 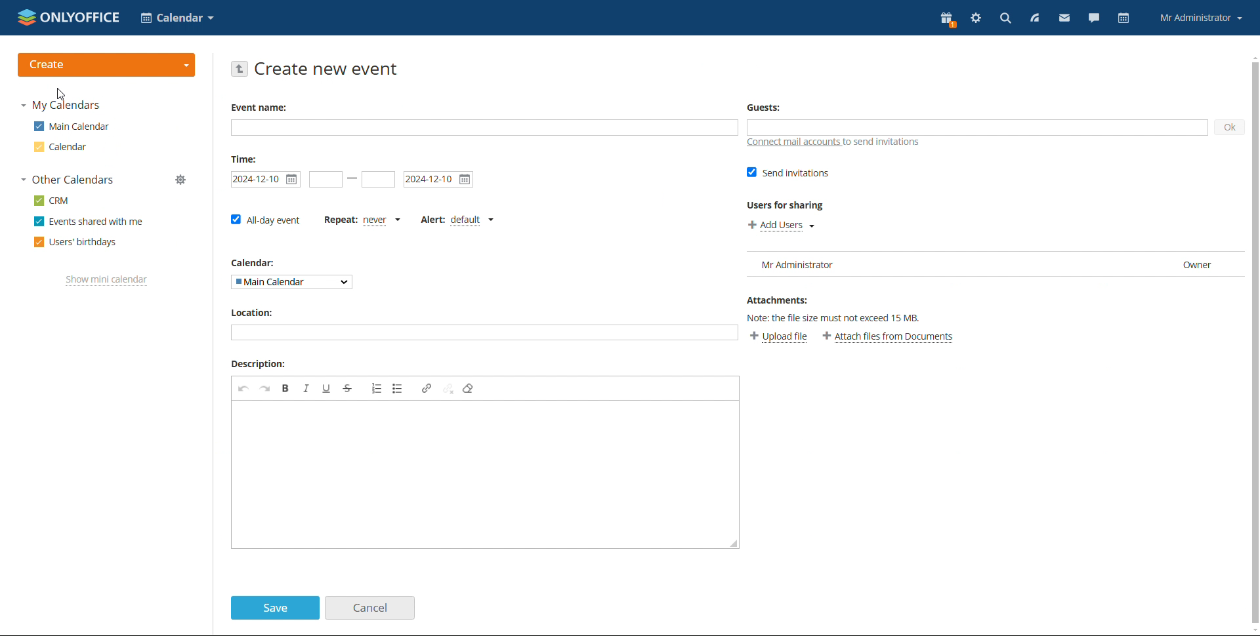 I want to click on Event name:, so click(x=257, y=107).